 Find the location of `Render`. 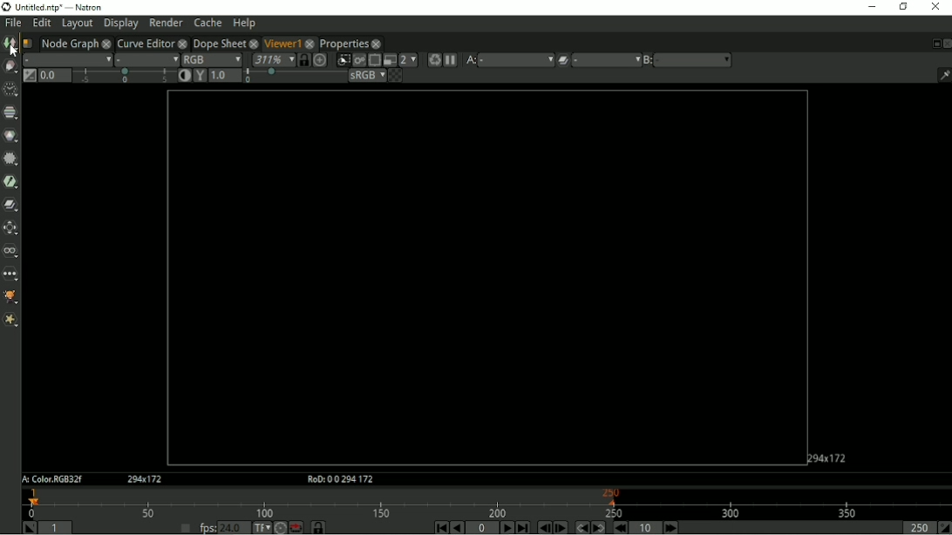

Render is located at coordinates (166, 23).